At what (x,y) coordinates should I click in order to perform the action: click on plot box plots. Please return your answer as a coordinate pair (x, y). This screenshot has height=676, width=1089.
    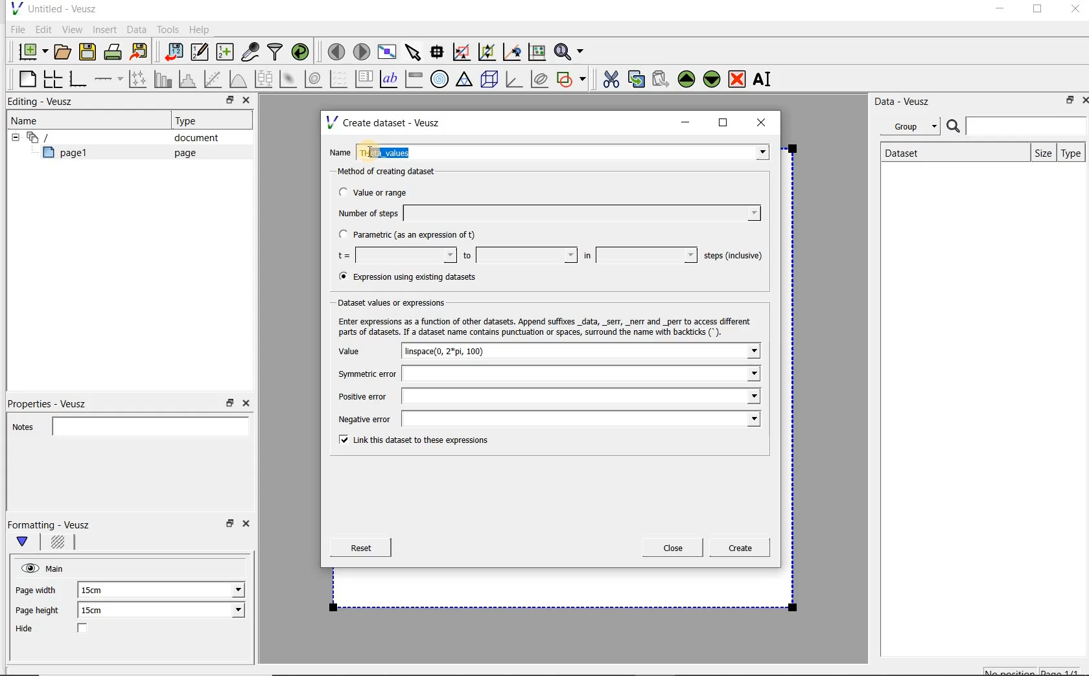
    Looking at the image, I should click on (263, 80).